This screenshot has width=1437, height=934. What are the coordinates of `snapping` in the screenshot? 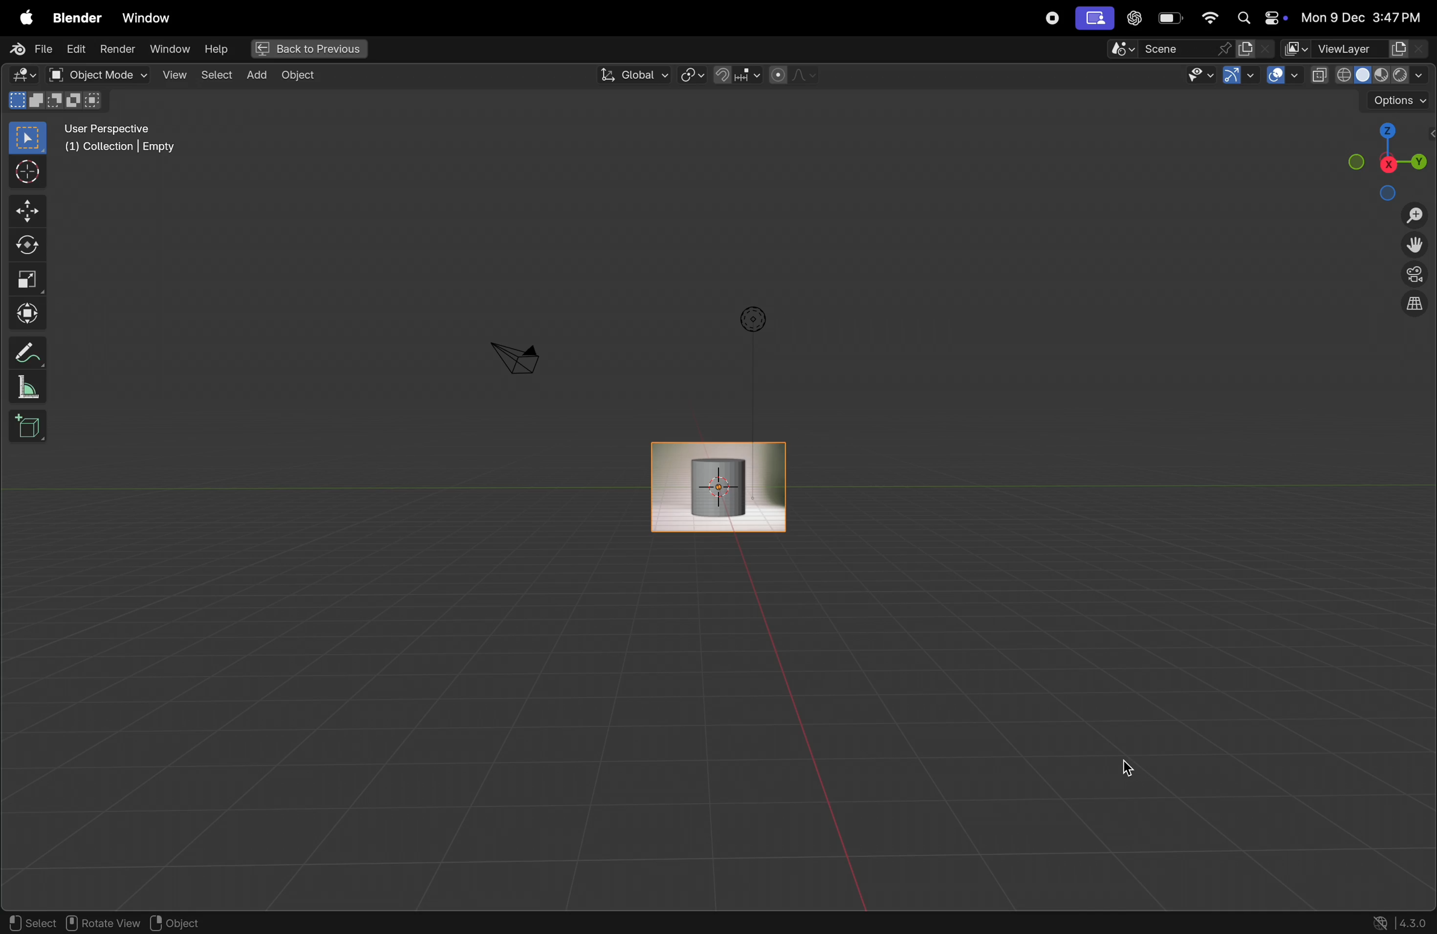 It's located at (736, 75).